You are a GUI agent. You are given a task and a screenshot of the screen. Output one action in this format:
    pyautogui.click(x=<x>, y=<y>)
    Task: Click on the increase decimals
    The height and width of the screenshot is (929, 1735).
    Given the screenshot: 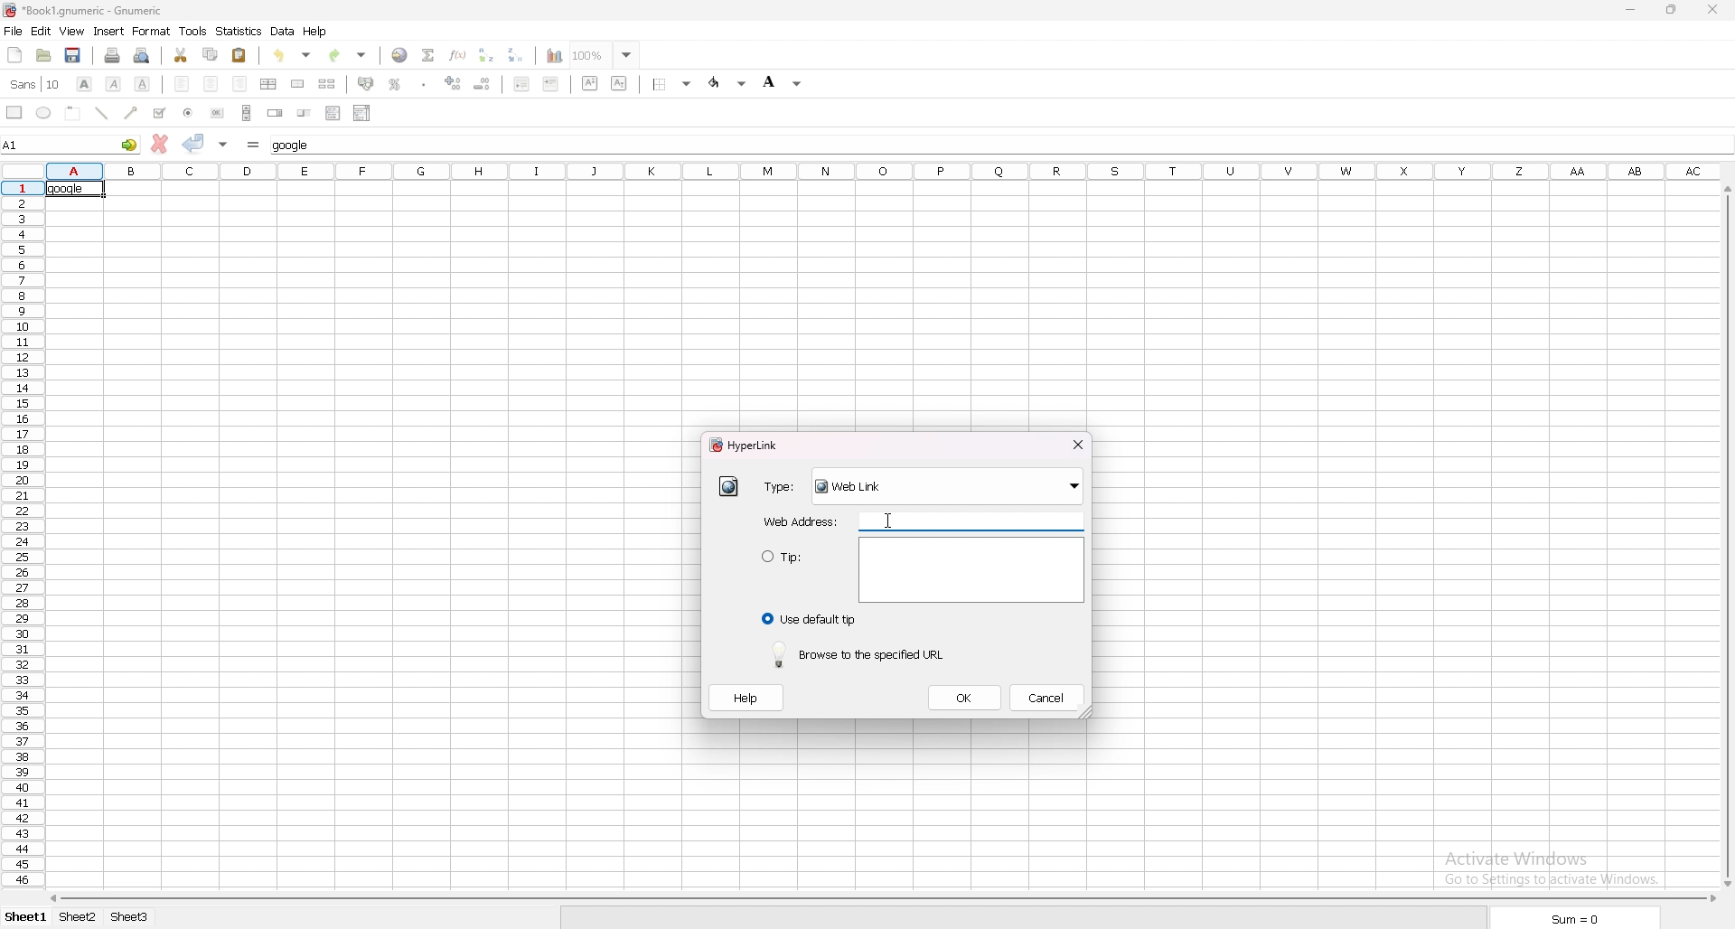 What is the action you would take?
    pyautogui.click(x=453, y=83)
    